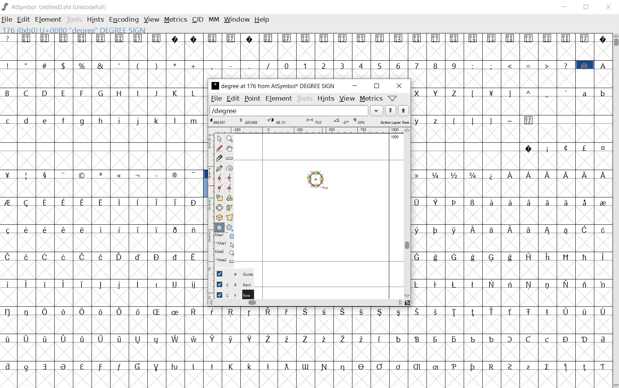  I want to click on metrics, so click(175, 20).